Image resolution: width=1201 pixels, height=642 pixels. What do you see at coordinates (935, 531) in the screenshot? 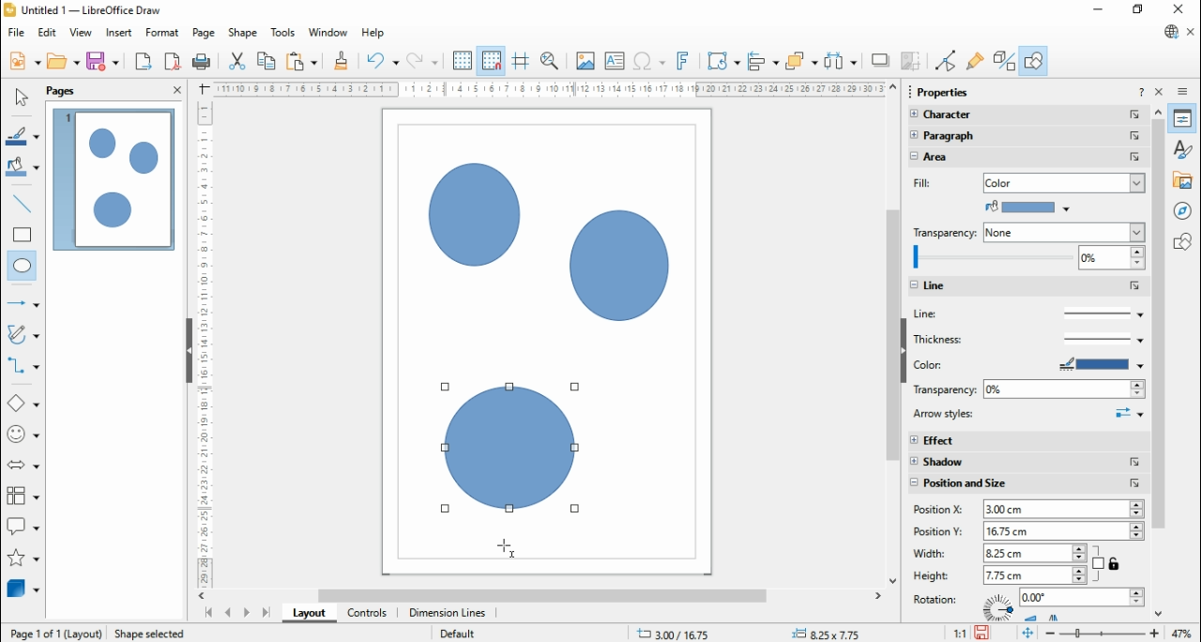
I see `position Y` at bounding box center [935, 531].